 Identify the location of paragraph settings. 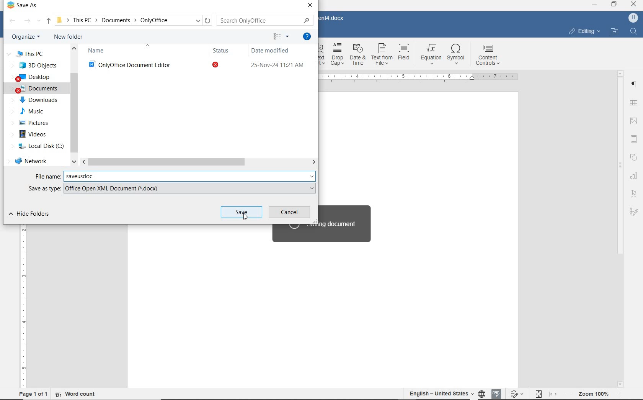
(635, 85).